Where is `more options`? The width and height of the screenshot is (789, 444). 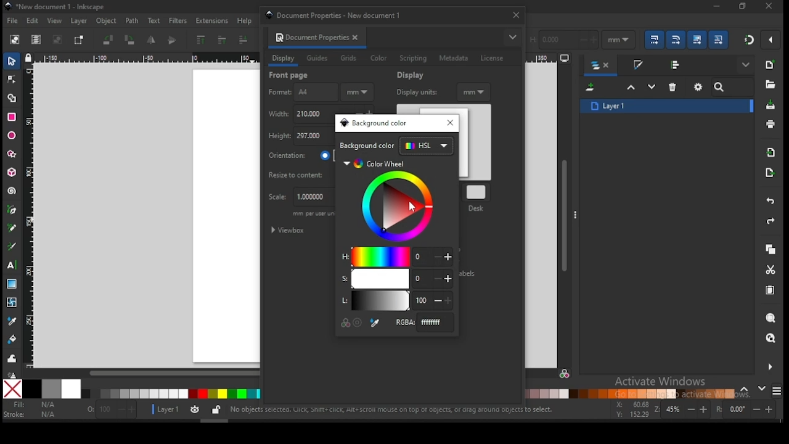
more options is located at coordinates (575, 214).